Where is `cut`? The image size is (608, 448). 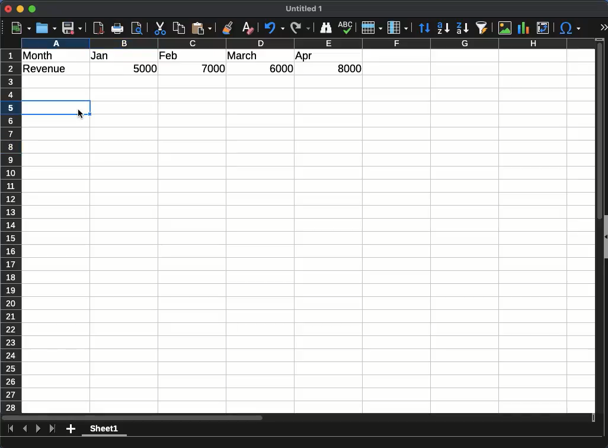 cut is located at coordinates (160, 28).